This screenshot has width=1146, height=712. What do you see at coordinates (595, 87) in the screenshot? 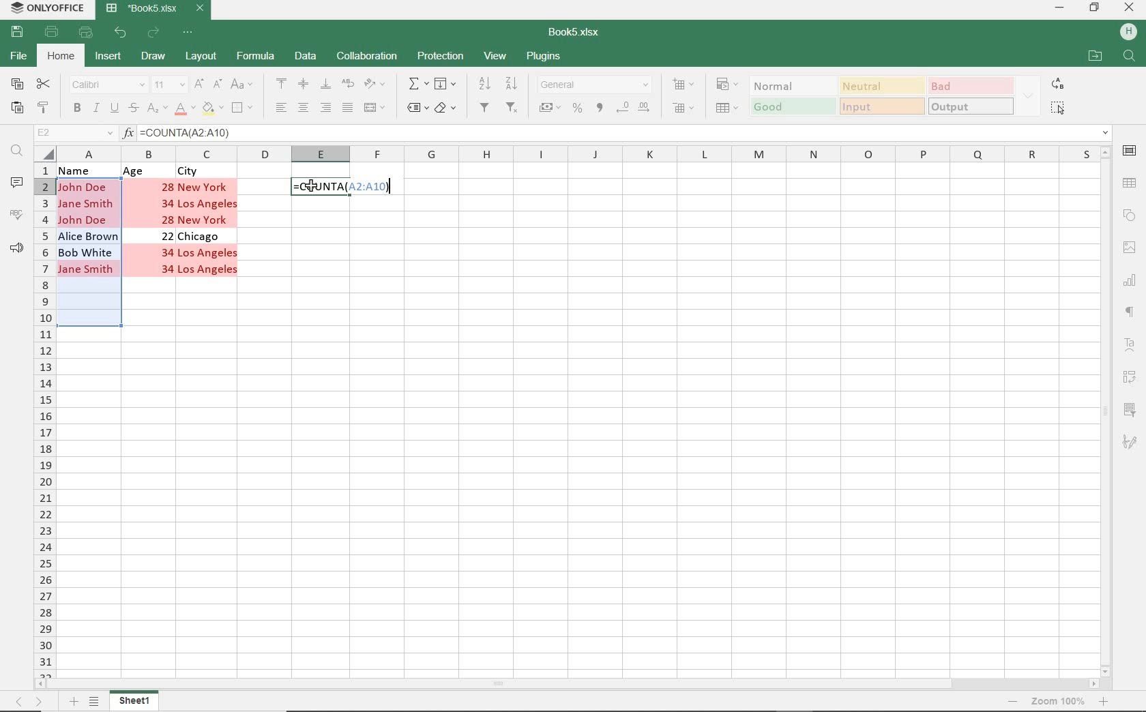
I see `NUMBER FORMAT` at bounding box center [595, 87].